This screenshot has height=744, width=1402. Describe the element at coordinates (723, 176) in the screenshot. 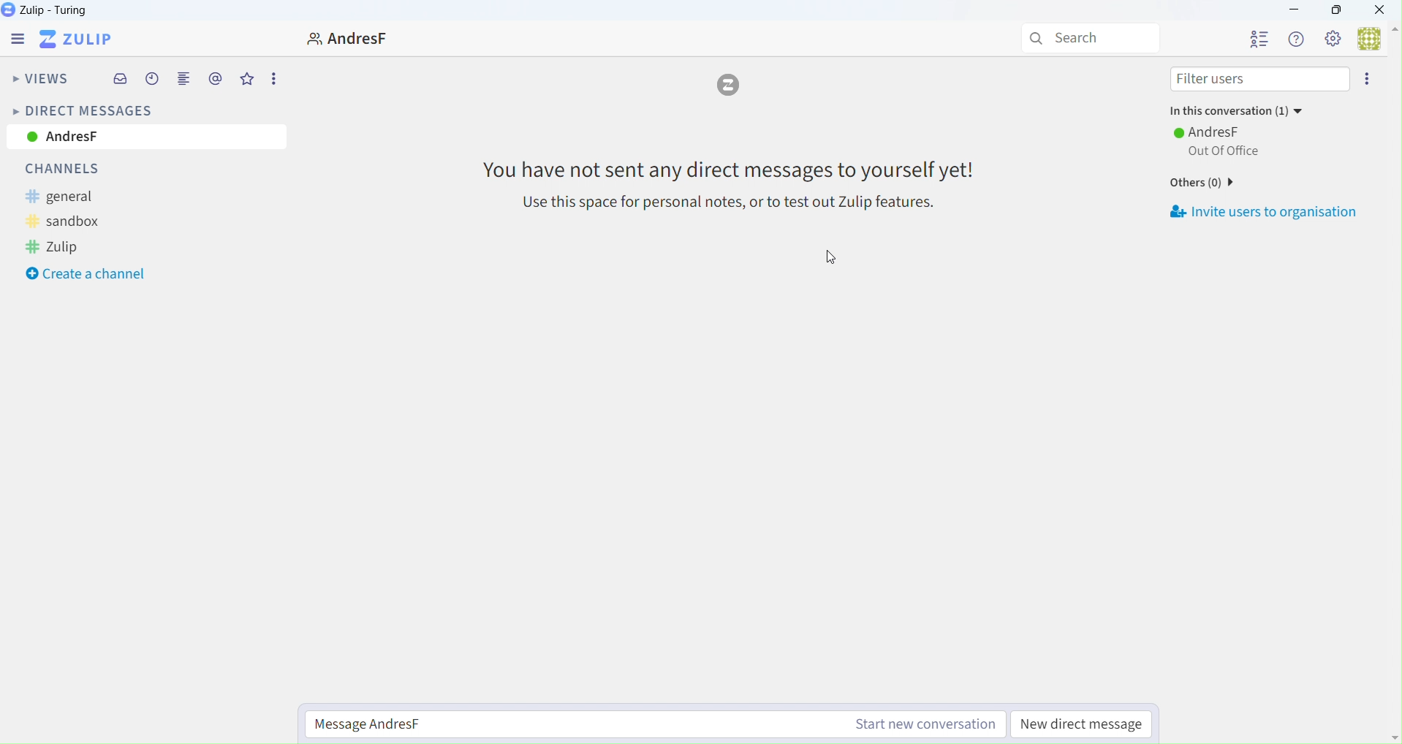

I see `Message` at that location.